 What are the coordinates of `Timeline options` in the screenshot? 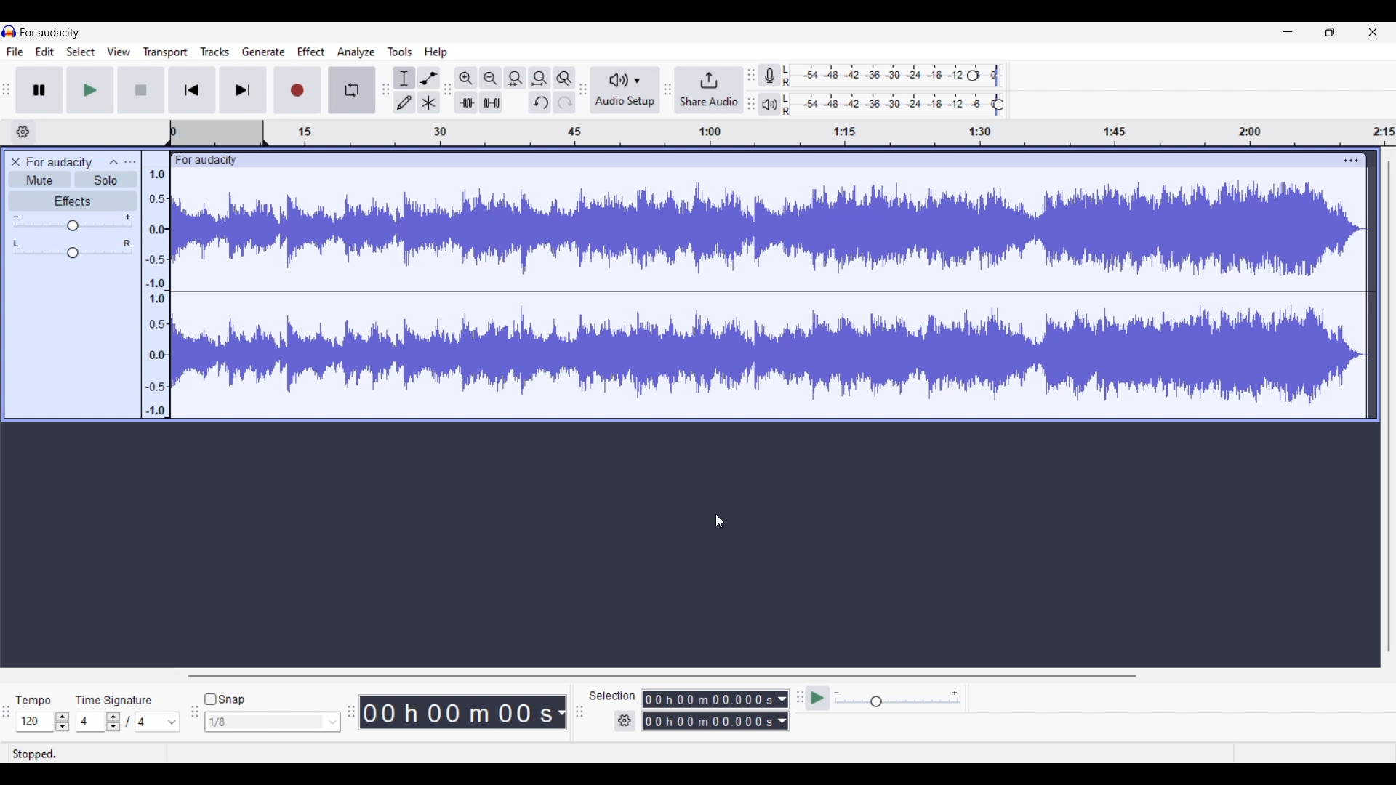 It's located at (23, 132).